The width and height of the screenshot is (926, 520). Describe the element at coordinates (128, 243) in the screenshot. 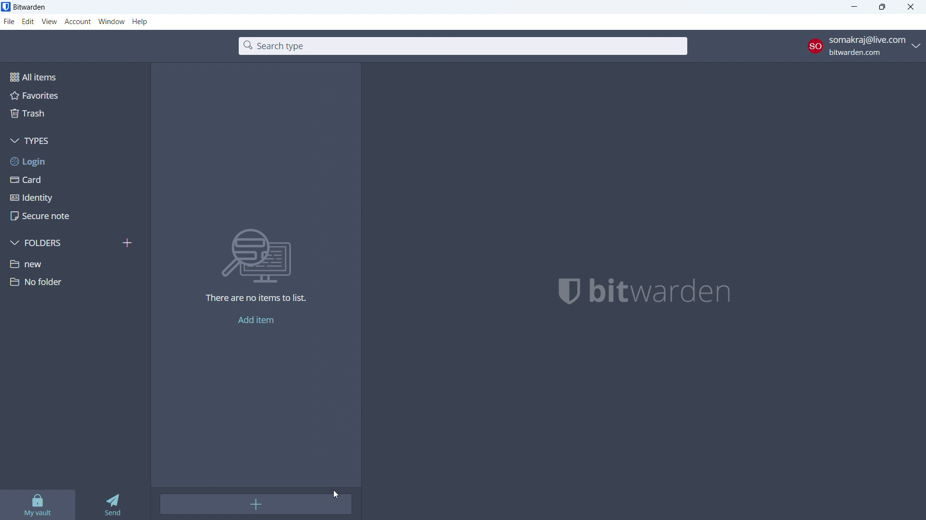

I see `add folder` at that location.